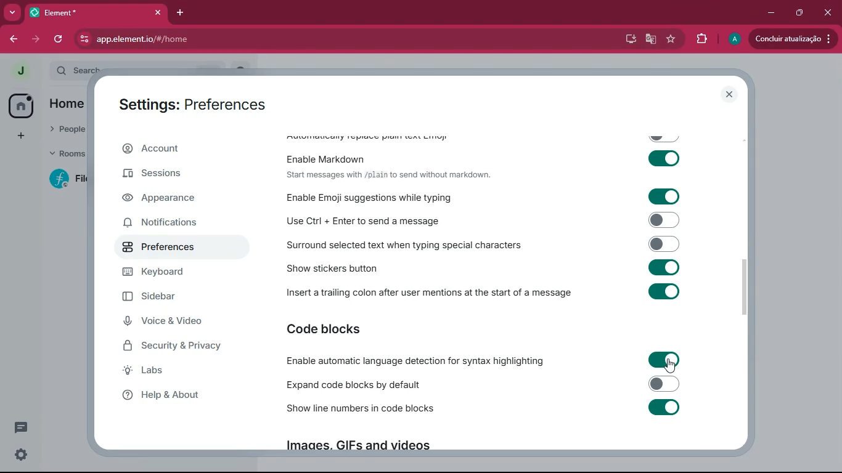  What do you see at coordinates (486, 291) in the screenshot?
I see `Insert a trailing colon after user mentions at the start of a message` at bounding box center [486, 291].